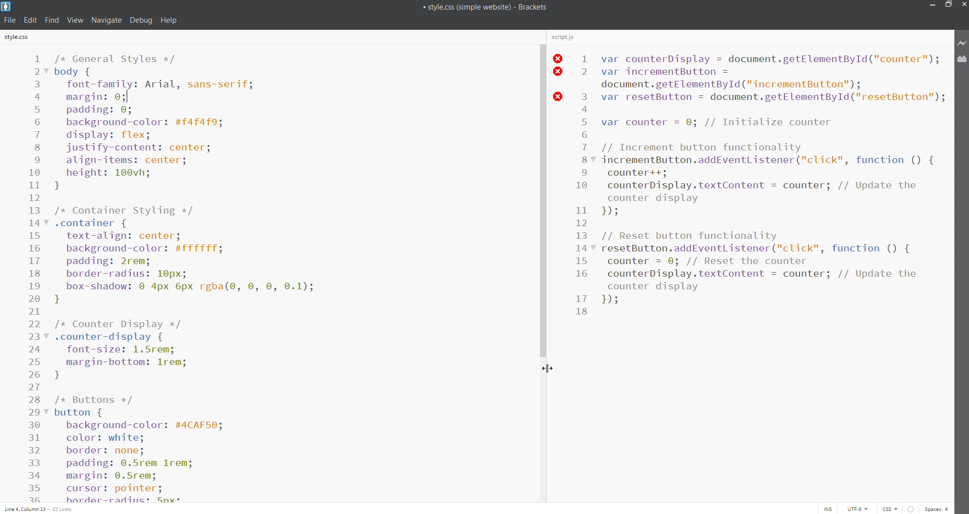 Image resolution: width=969 pixels, height=514 pixels. What do you see at coordinates (887, 508) in the screenshot?
I see `file type` at bounding box center [887, 508].